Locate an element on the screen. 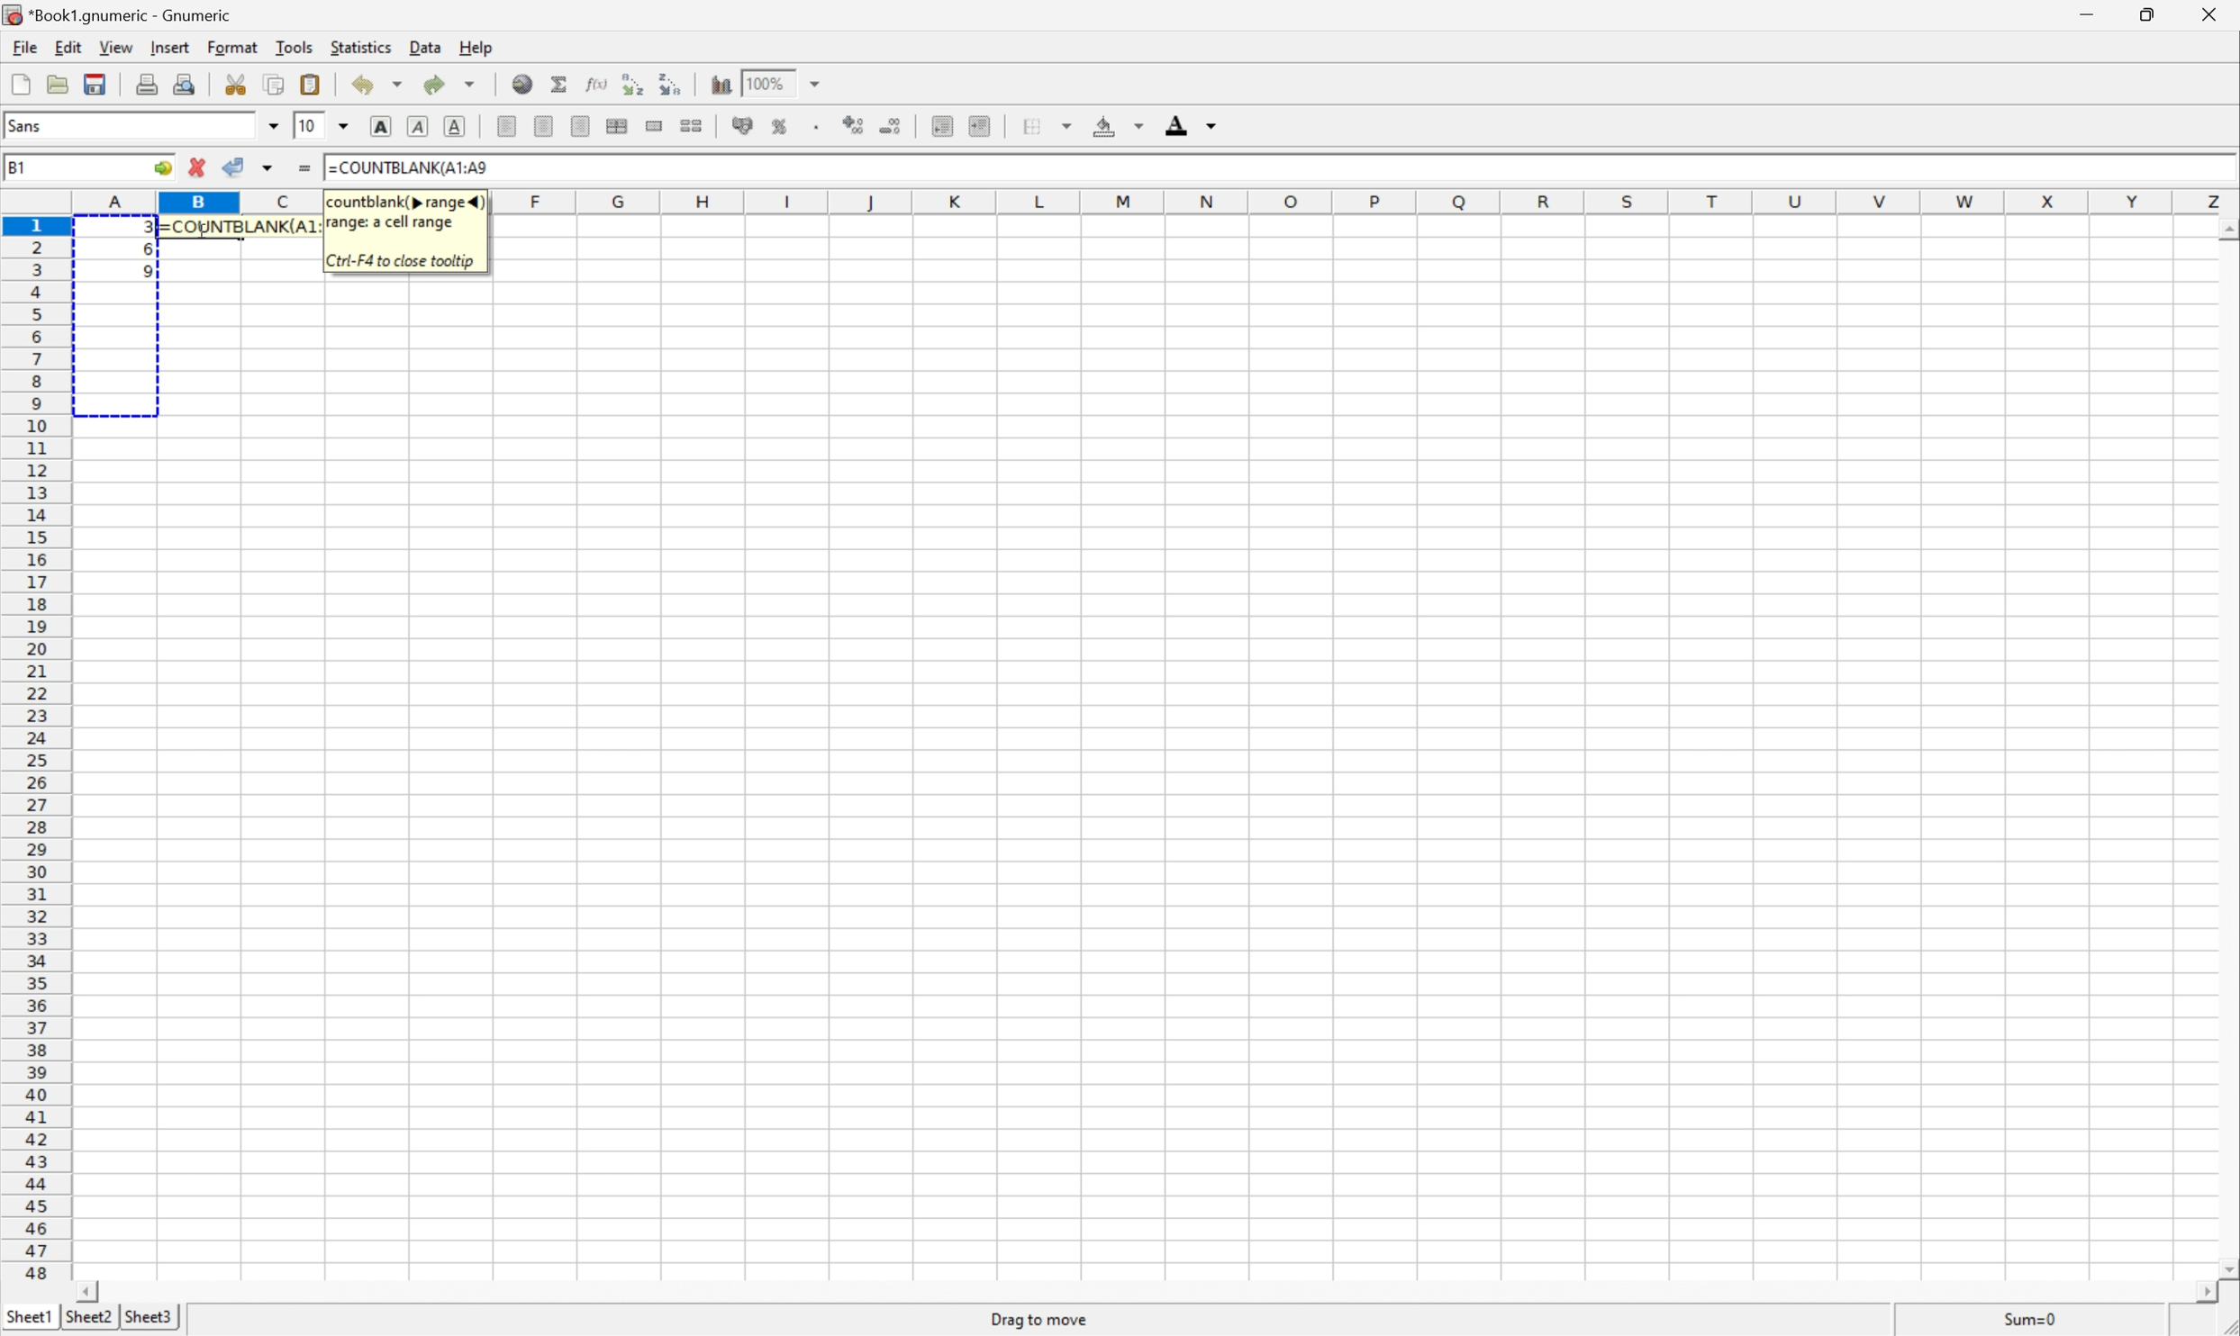  =COUNTBLANK(A1:A9) is located at coordinates (237, 225).